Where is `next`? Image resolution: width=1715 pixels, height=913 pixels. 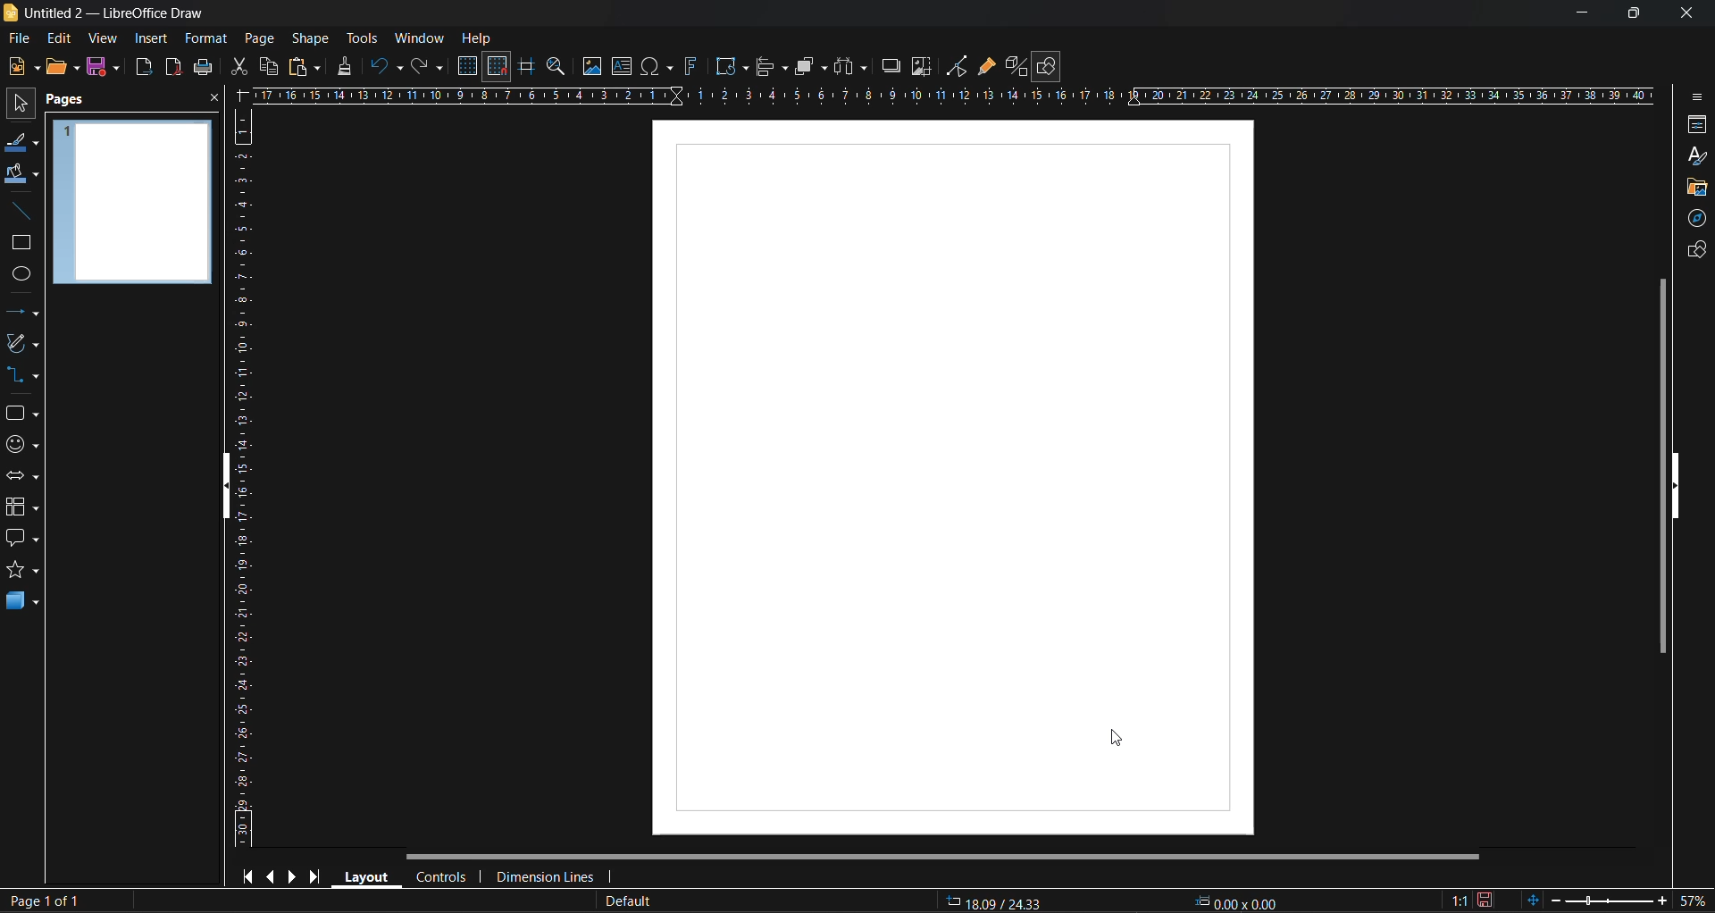 next is located at coordinates (295, 875).